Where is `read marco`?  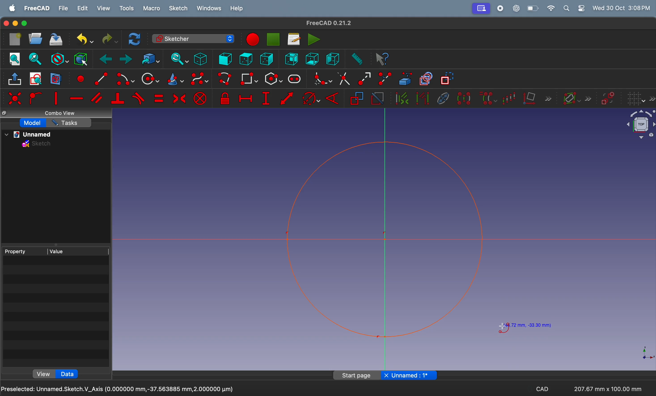 read marco is located at coordinates (294, 39).